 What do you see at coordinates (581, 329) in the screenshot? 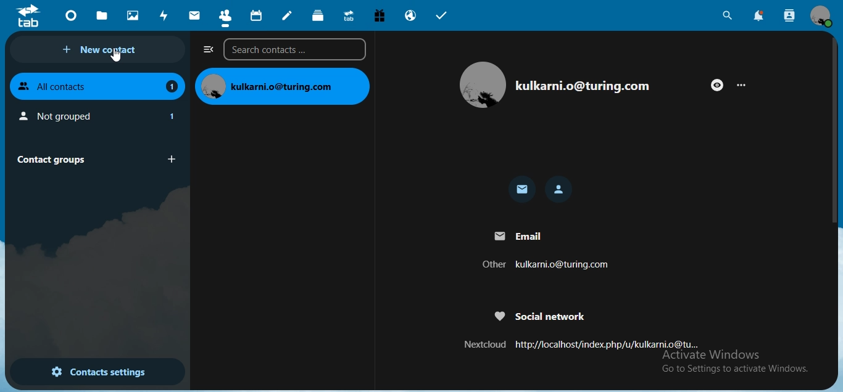
I see `social network` at bounding box center [581, 329].